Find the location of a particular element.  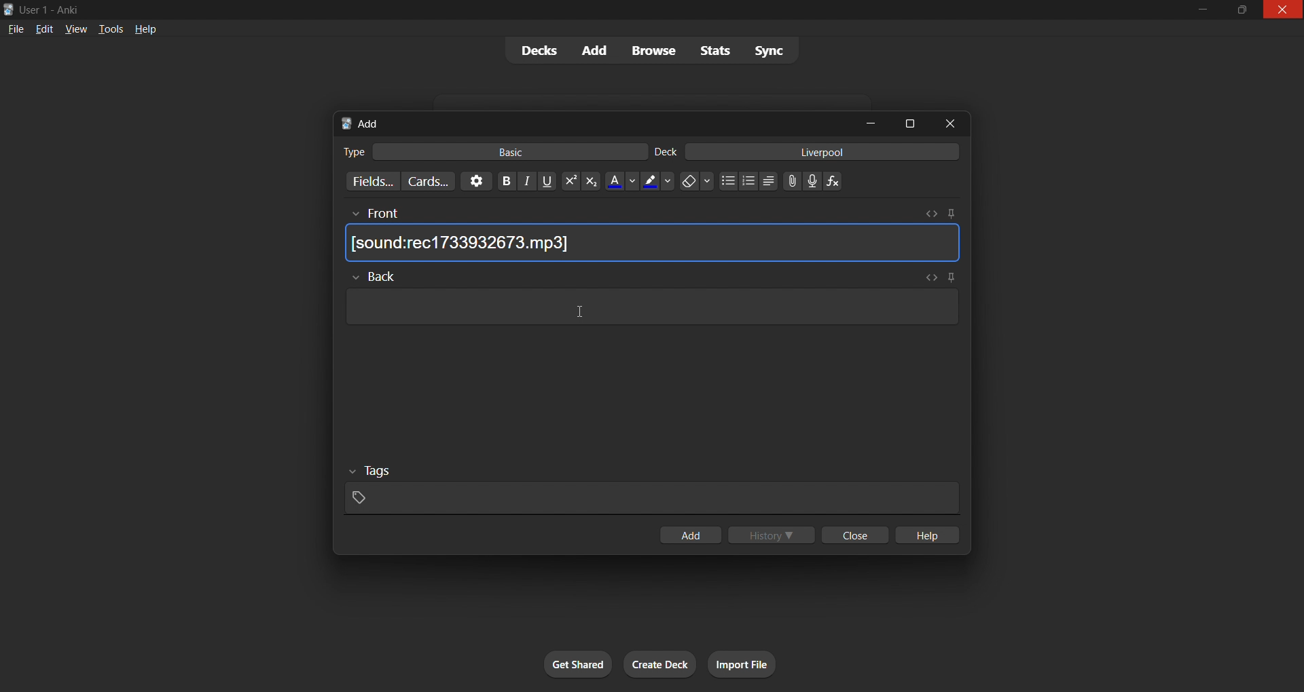

edit is located at coordinates (44, 30).